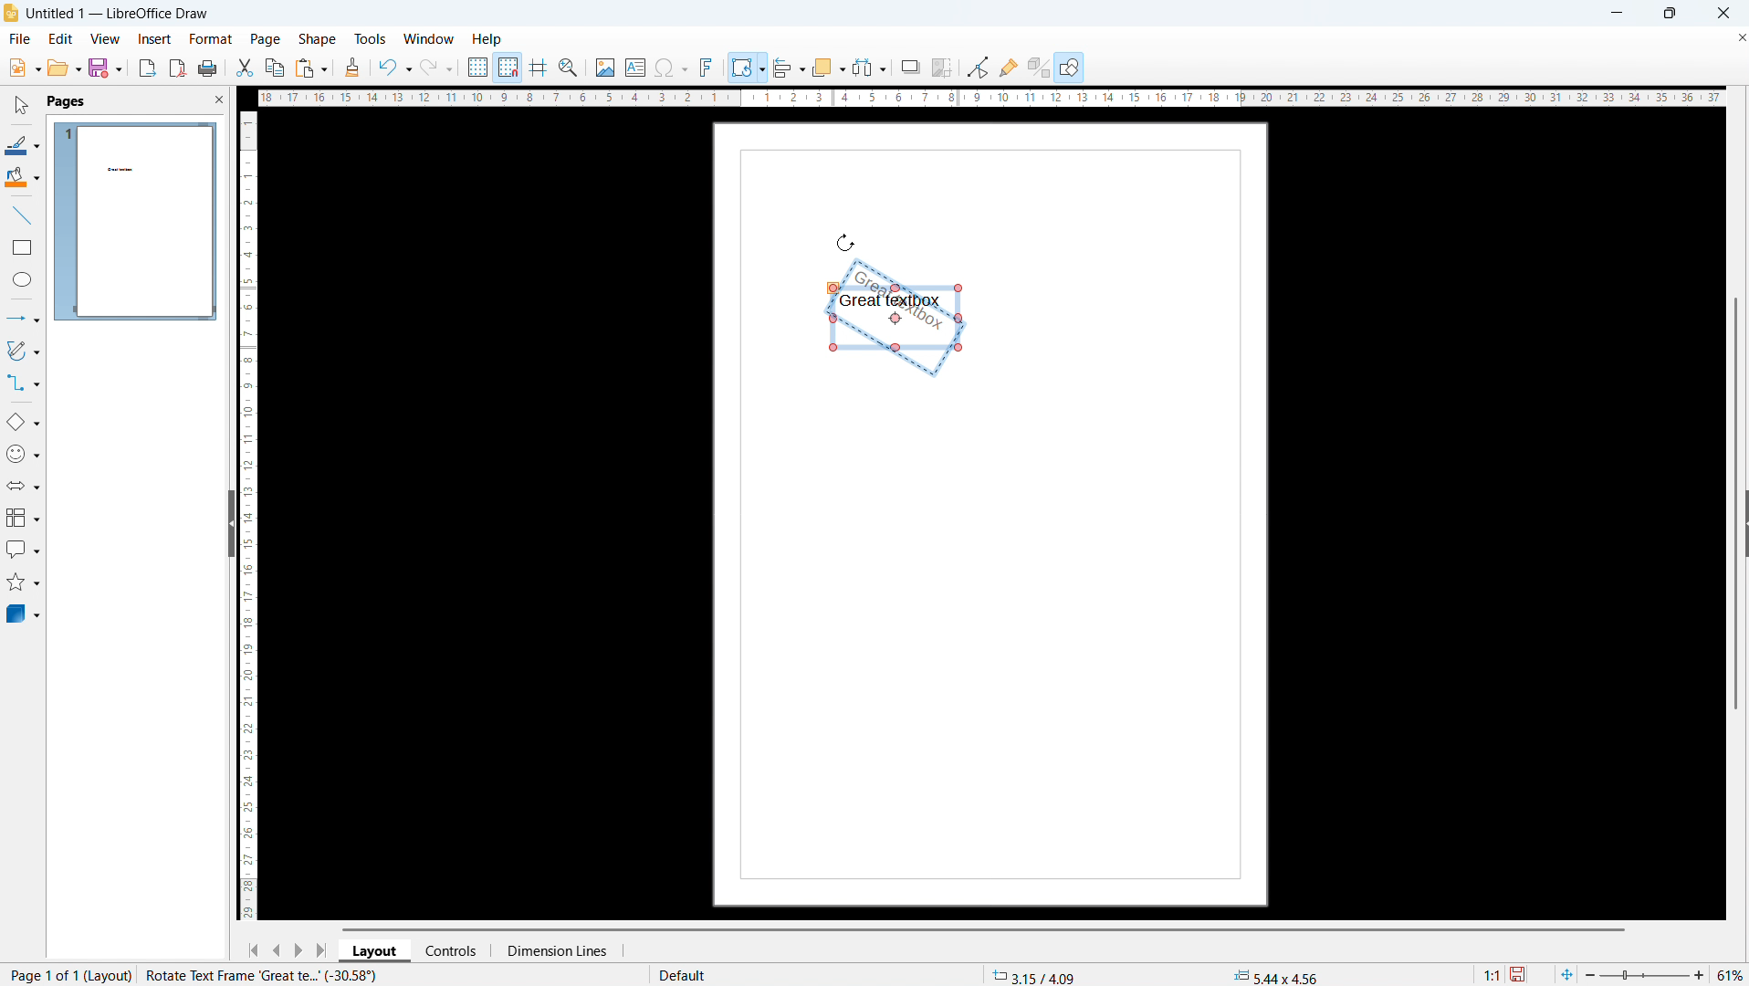 The height and width of the screenshot is (986, 1749). I want to click on layout, so click(376, 950).